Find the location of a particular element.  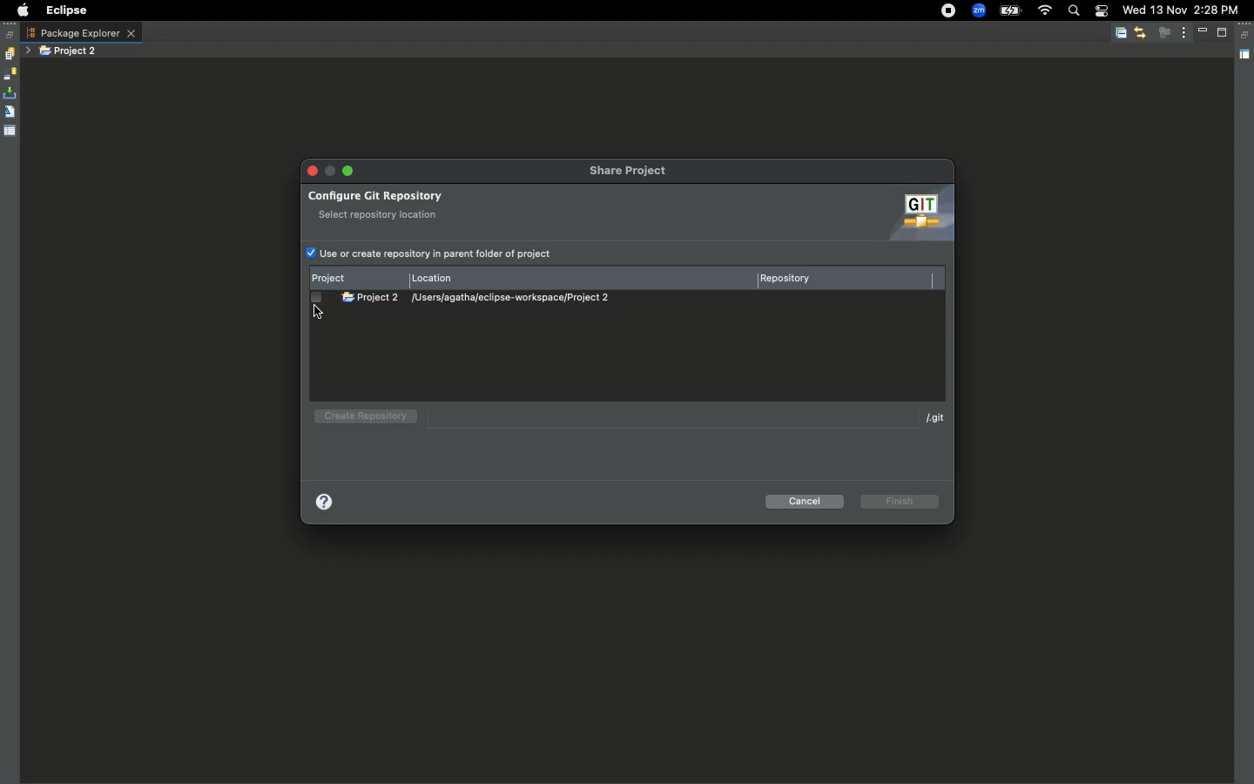

Charge is located at coordinates (1009, 12).